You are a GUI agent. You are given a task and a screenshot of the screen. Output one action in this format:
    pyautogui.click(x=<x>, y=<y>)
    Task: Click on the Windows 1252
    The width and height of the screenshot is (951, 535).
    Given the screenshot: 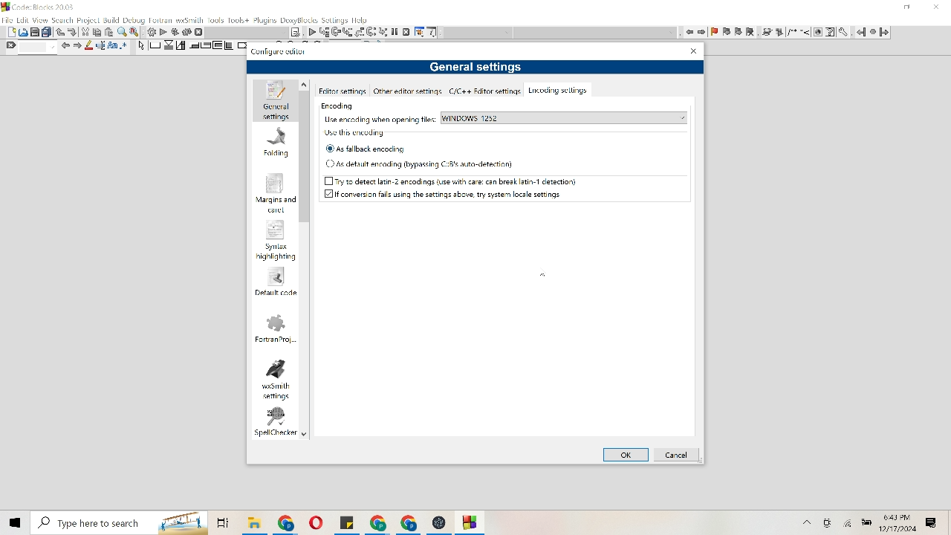 What is the action you would take?
    pyautogui.click(x=563, y=118)
    